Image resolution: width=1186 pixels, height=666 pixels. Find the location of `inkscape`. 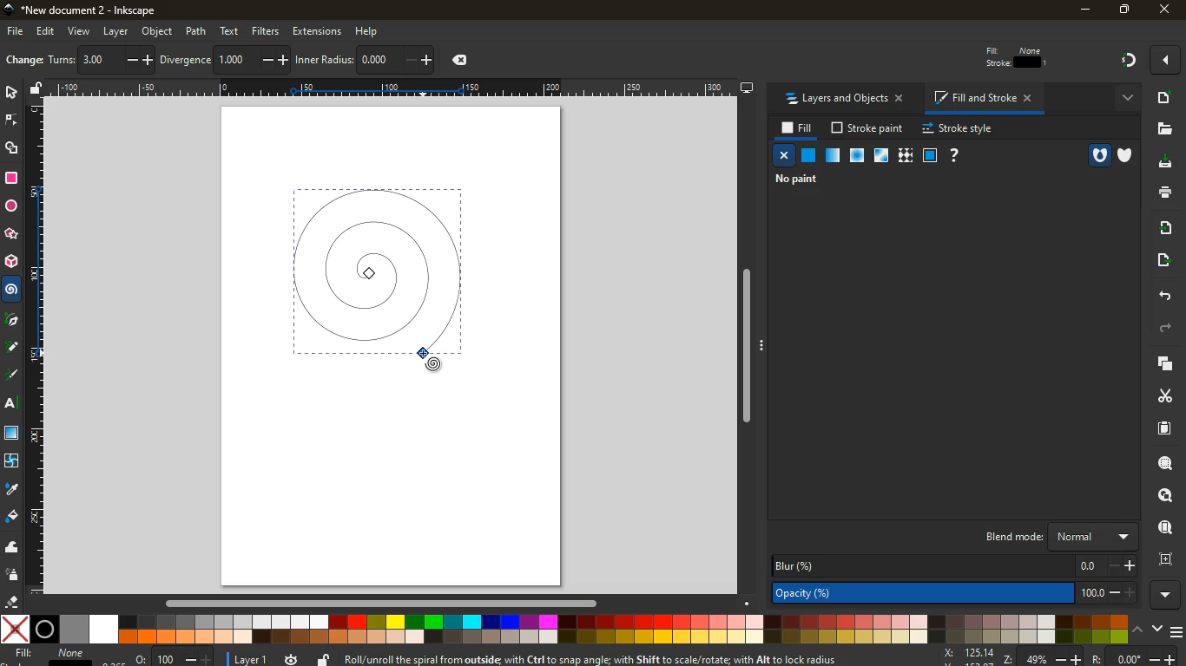

inkscape is located at coordinates (95, 10).